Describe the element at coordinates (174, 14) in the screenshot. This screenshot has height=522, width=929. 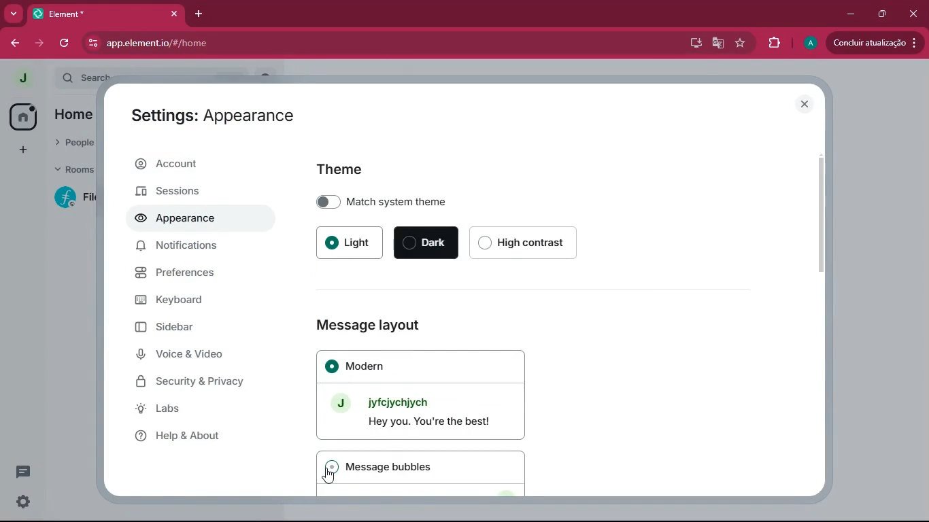
I see `close` at that location.